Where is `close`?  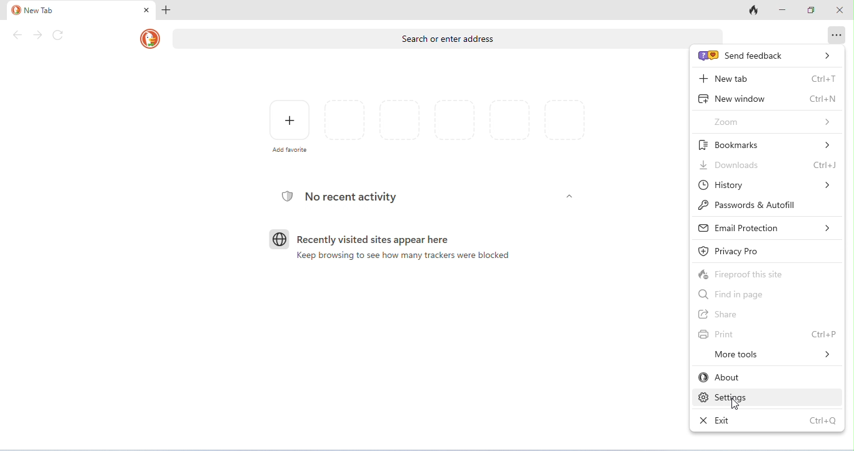 close is located at coordinates (838, 9).